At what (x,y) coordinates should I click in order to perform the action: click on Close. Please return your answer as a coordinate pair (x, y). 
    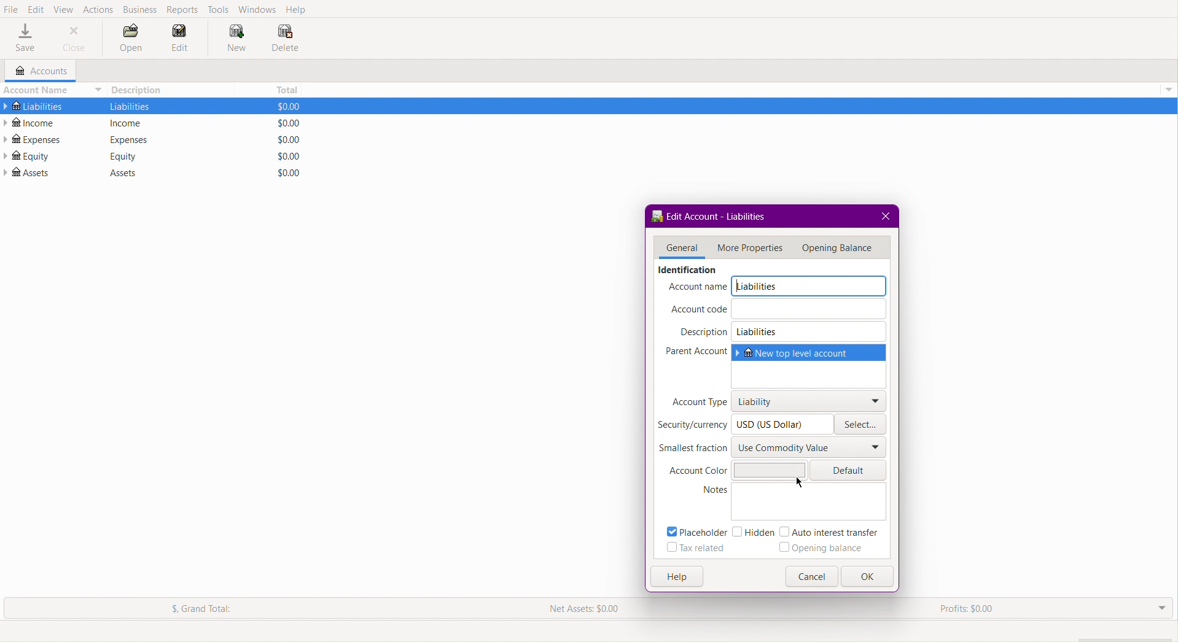
    Looking at the image, I should click on (883, 217).